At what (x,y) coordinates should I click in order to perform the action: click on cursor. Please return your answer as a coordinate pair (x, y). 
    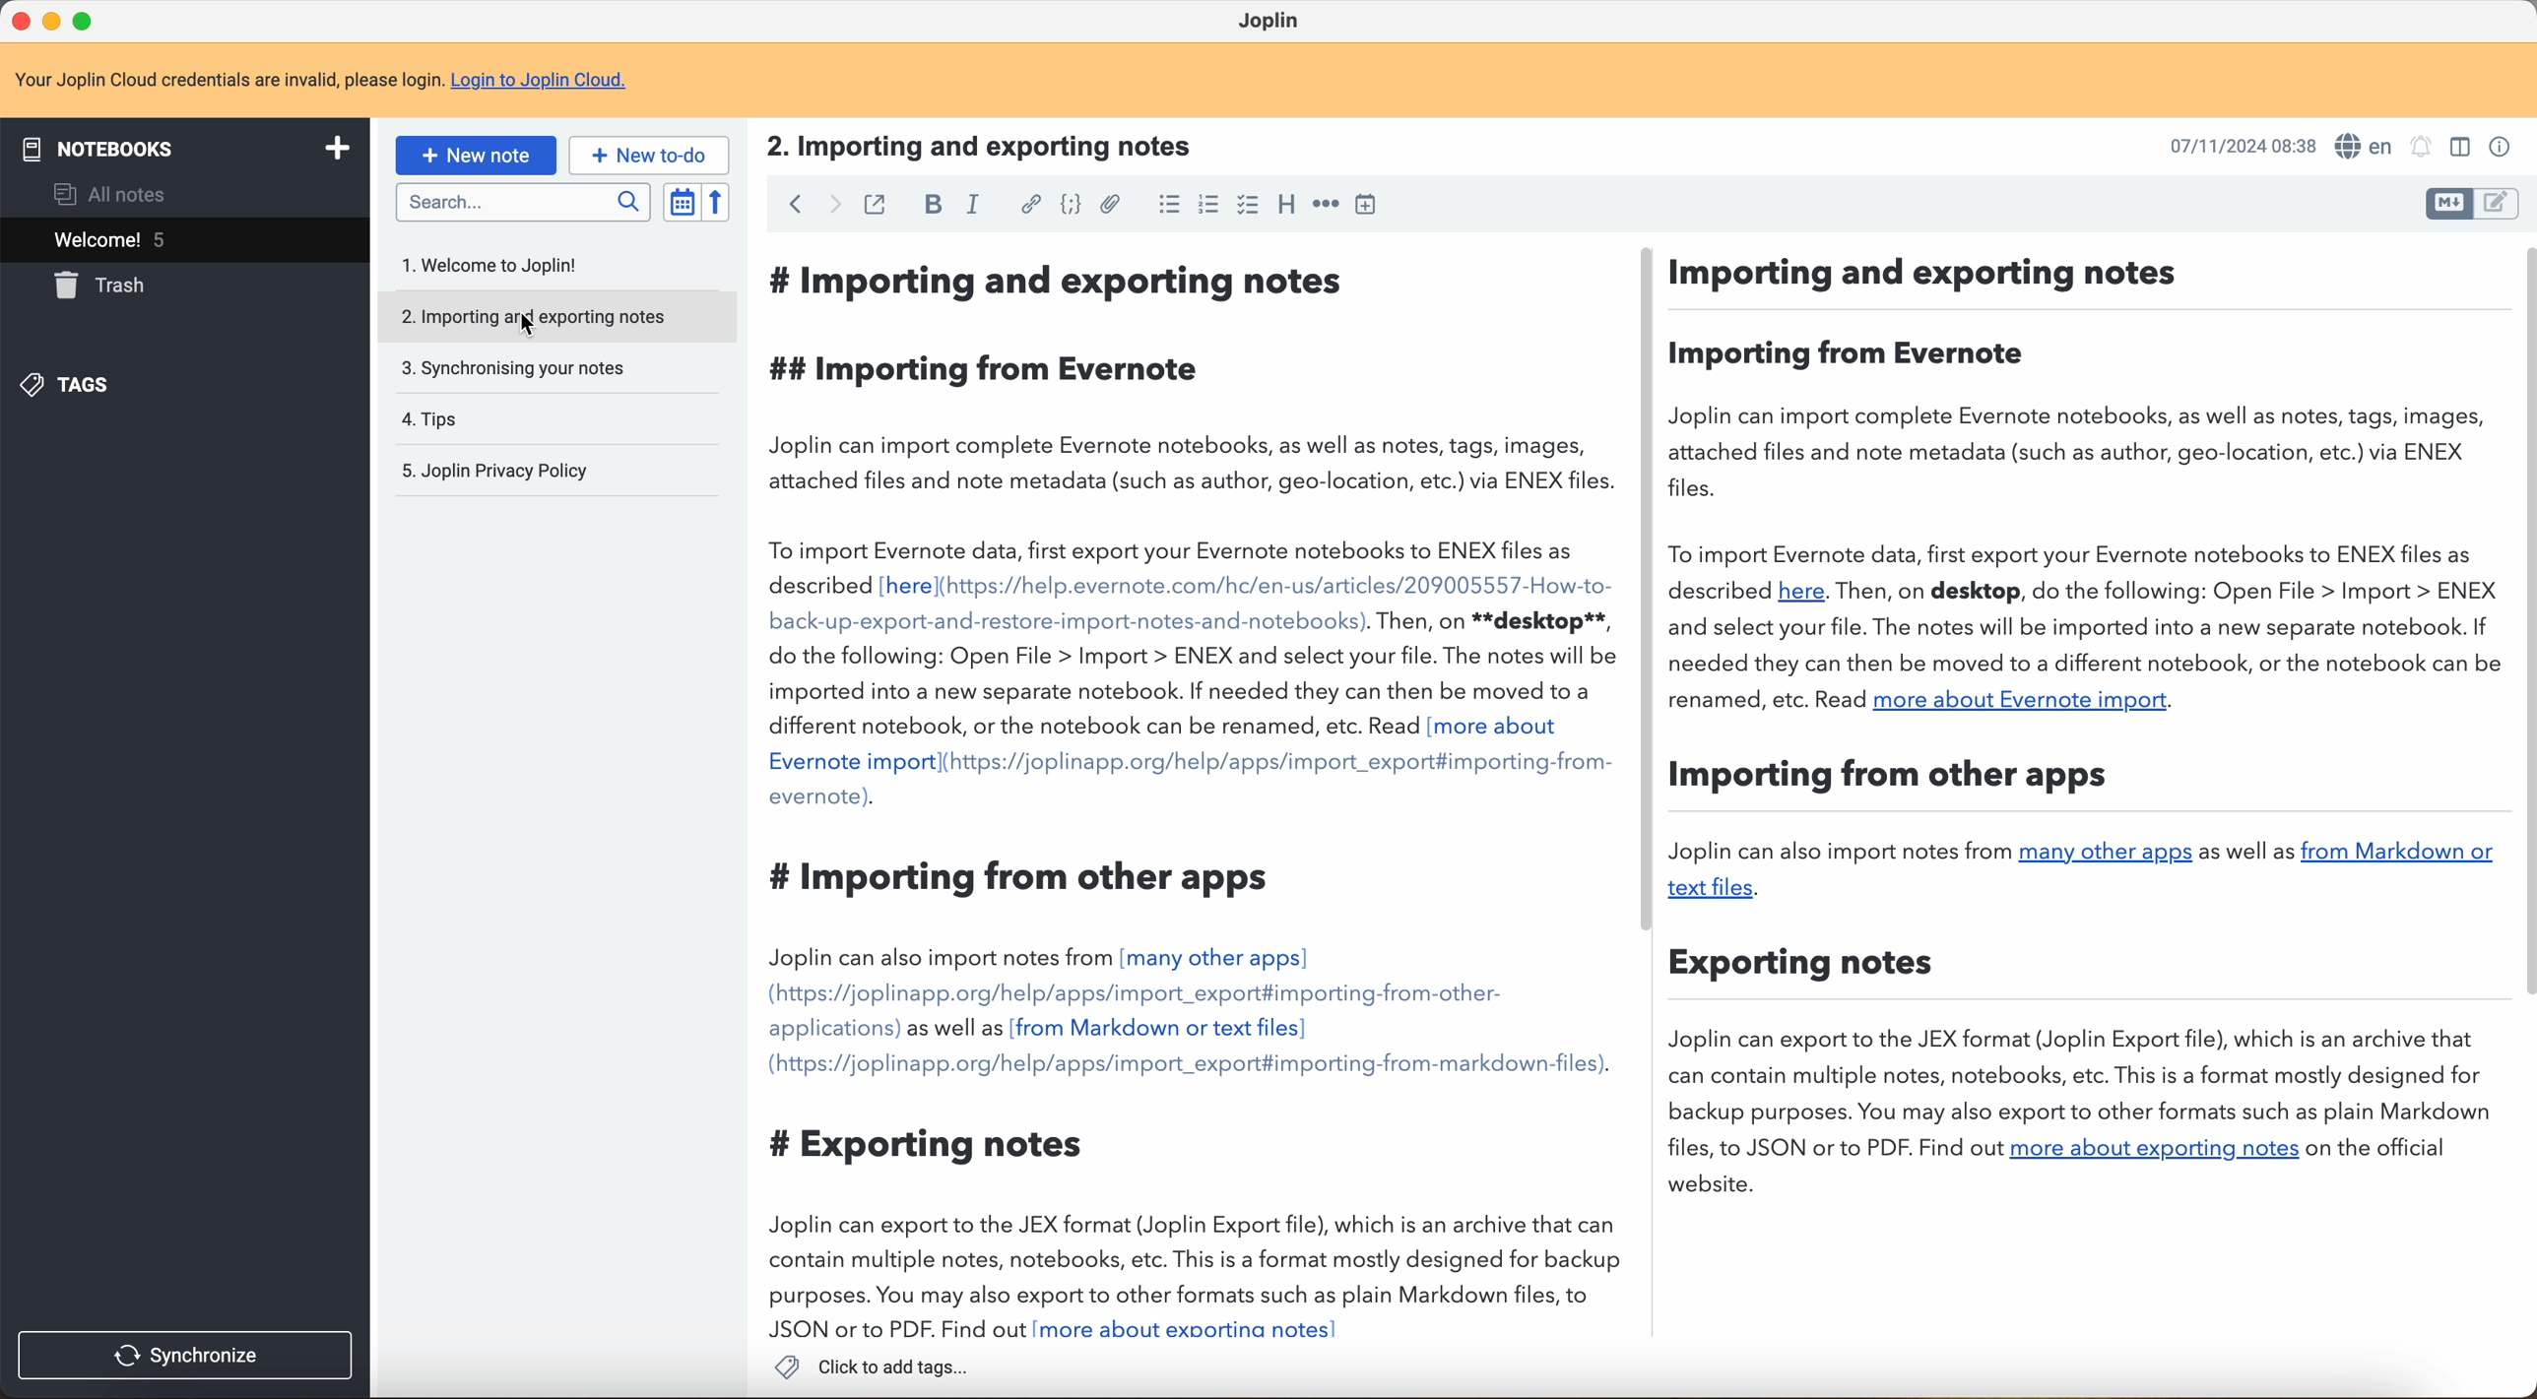
    Looking at the image, I should click on (520, 322).